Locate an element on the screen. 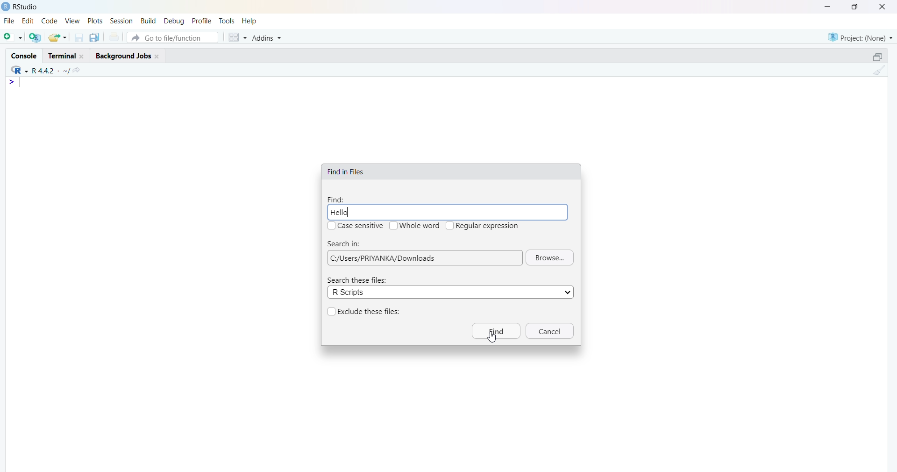 The width and height of the screenshot is (897, 472). RStudio is located at coordinates (25, 7).